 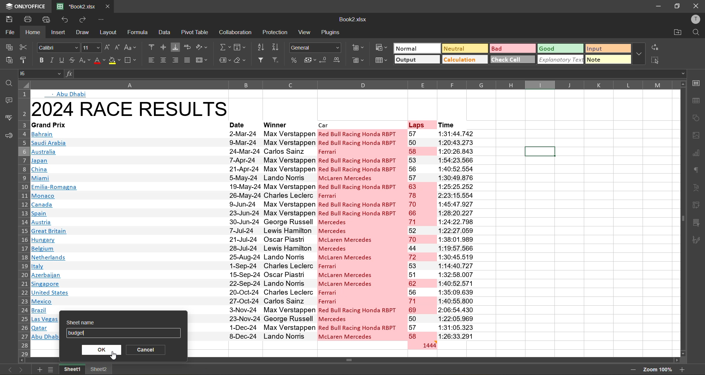 I want to click on align center, so click(x=163, y=59).